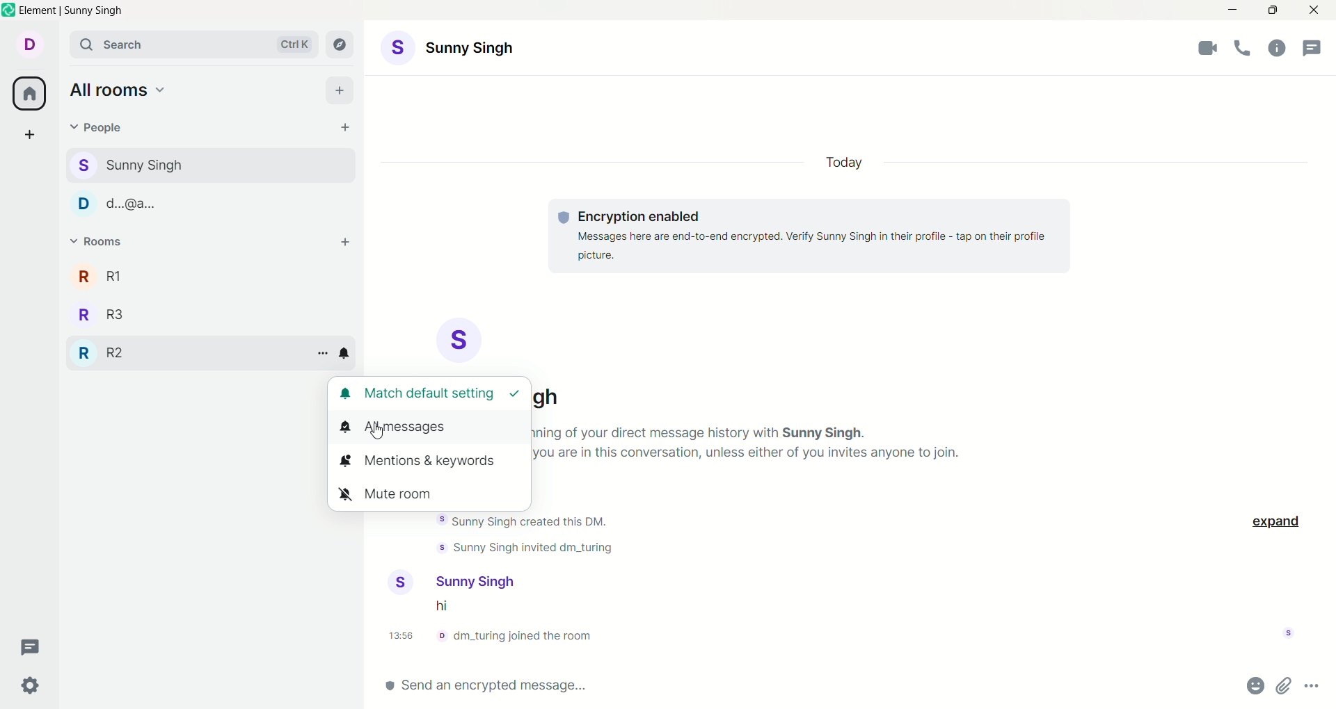  Describe the element at coordinates (319, 352) in the screenshot. I see `options` at that location.